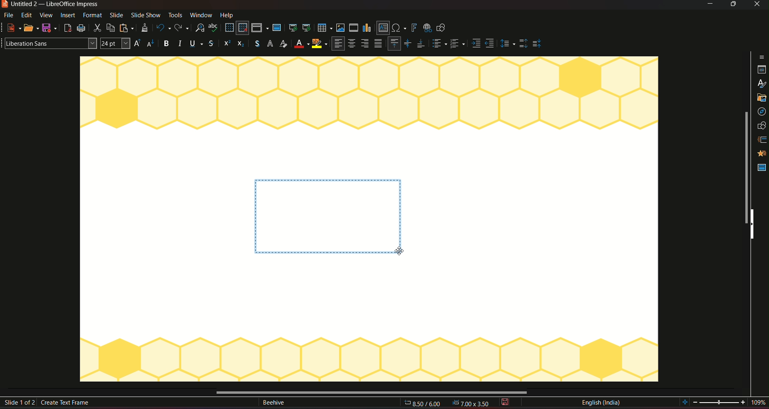  Describe the element at coordinates (379, 44) in the screenshot. I see `paragraph` at that location.